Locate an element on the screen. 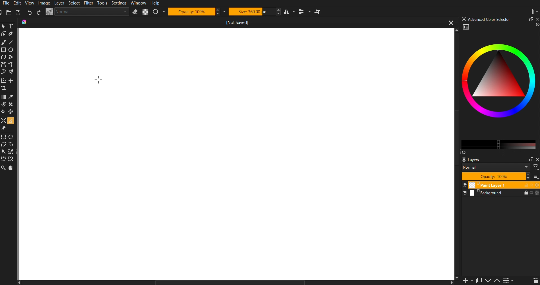 The image size is (540, 285). Window is located at coordinates (138, 3).